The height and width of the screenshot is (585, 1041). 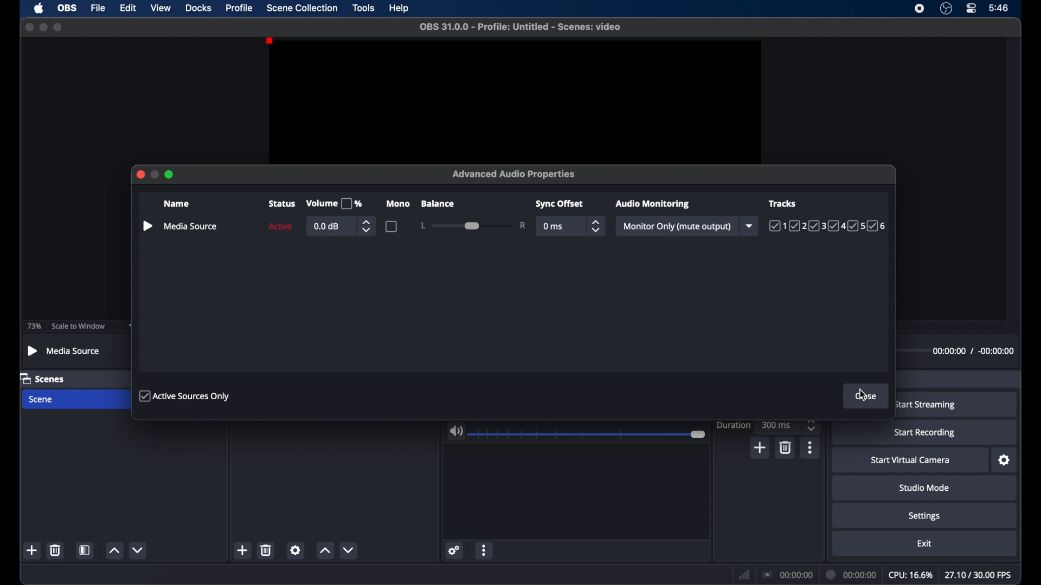 I want to click on edit, so click(x=127, y=8).